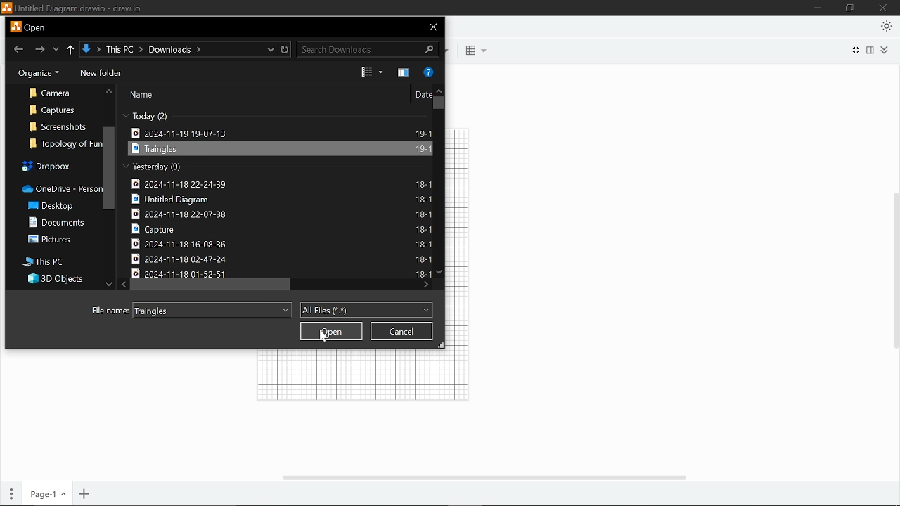 This screenshot has height=506, width=900. What do you see at coordinates (885, 8) in the screenshot?
I see `Close` at bounding box center [885, 8].